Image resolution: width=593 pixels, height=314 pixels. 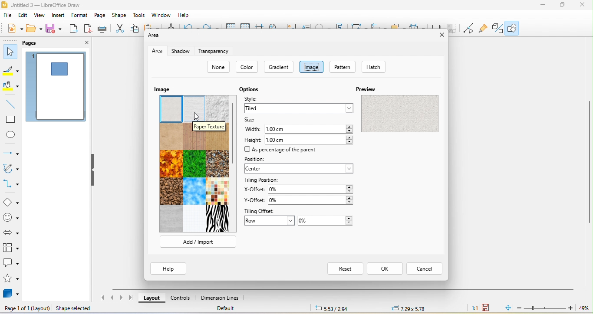 I want to click on file, so click(x=7, y=17).